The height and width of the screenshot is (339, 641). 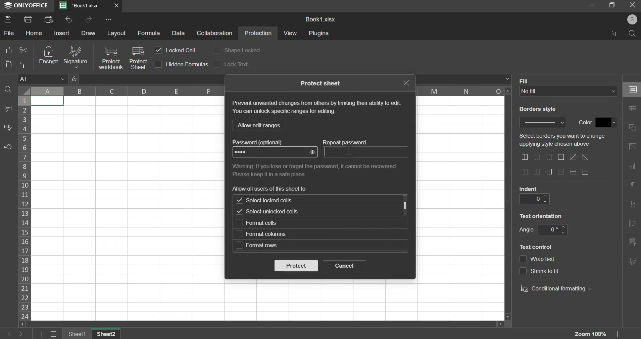 I want to click on checkbox, so click(x=216, y=50).